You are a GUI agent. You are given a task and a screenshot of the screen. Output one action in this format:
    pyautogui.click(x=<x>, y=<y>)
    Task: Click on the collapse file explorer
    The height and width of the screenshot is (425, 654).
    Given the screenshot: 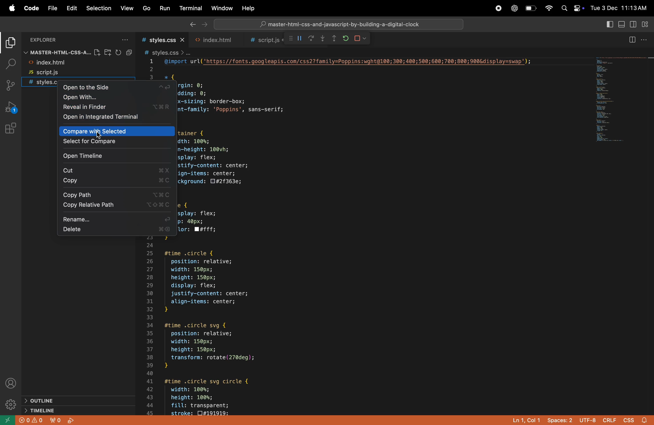 What is the action you would take?
    pyautogui.click(x=129, y=52)
    